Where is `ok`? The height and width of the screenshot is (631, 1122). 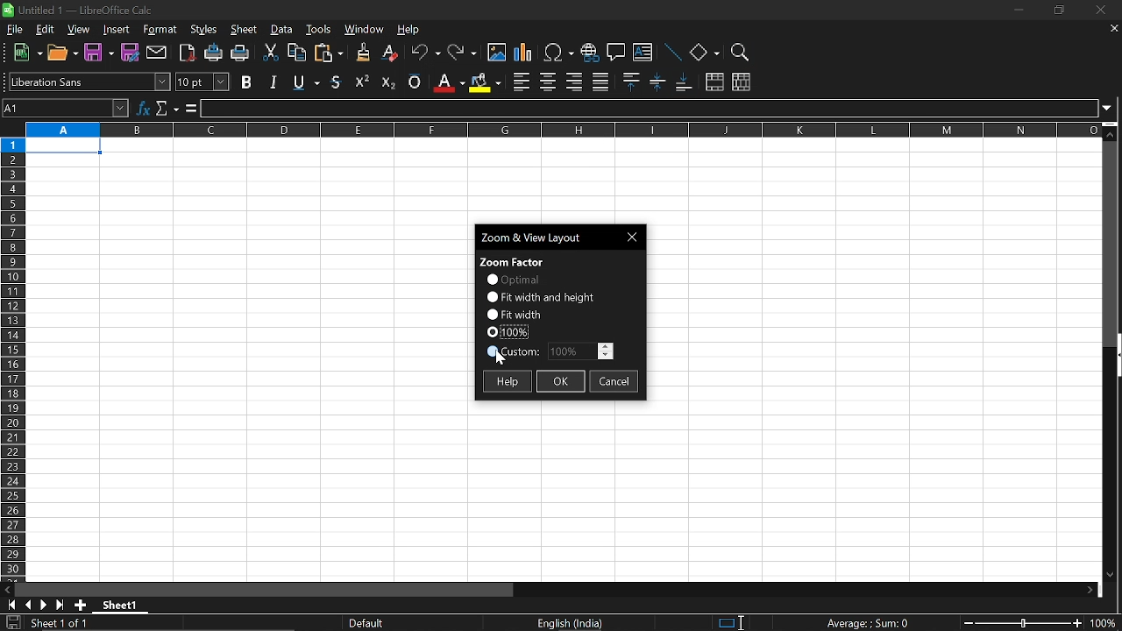 ok is located at coordinates (561, 383).